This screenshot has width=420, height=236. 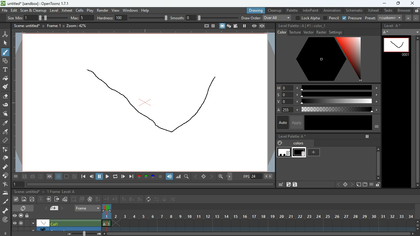 I want to click on browser, so click(x=404, y=11).